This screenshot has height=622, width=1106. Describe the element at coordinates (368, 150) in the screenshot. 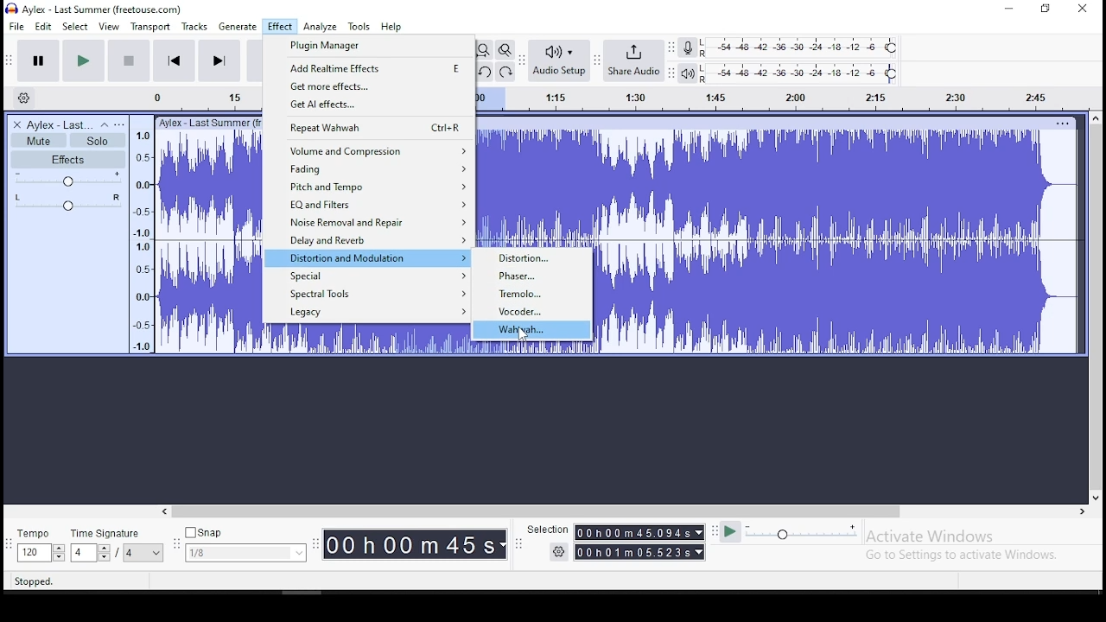

I see `volume and compression` at that location.